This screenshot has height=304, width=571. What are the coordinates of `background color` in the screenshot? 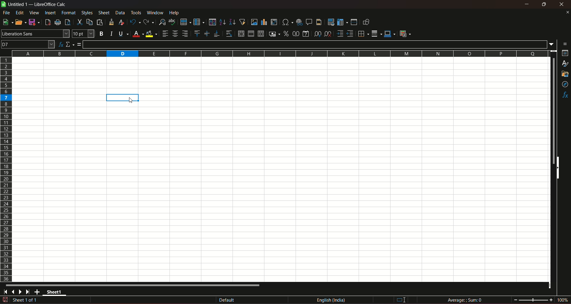 It's located at (152, 34).